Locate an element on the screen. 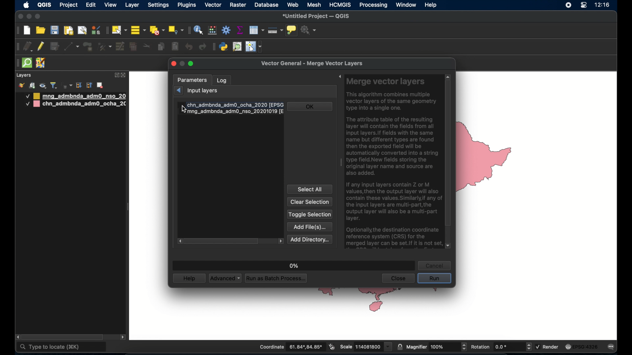  maximize is located at coordinates (38, 17).